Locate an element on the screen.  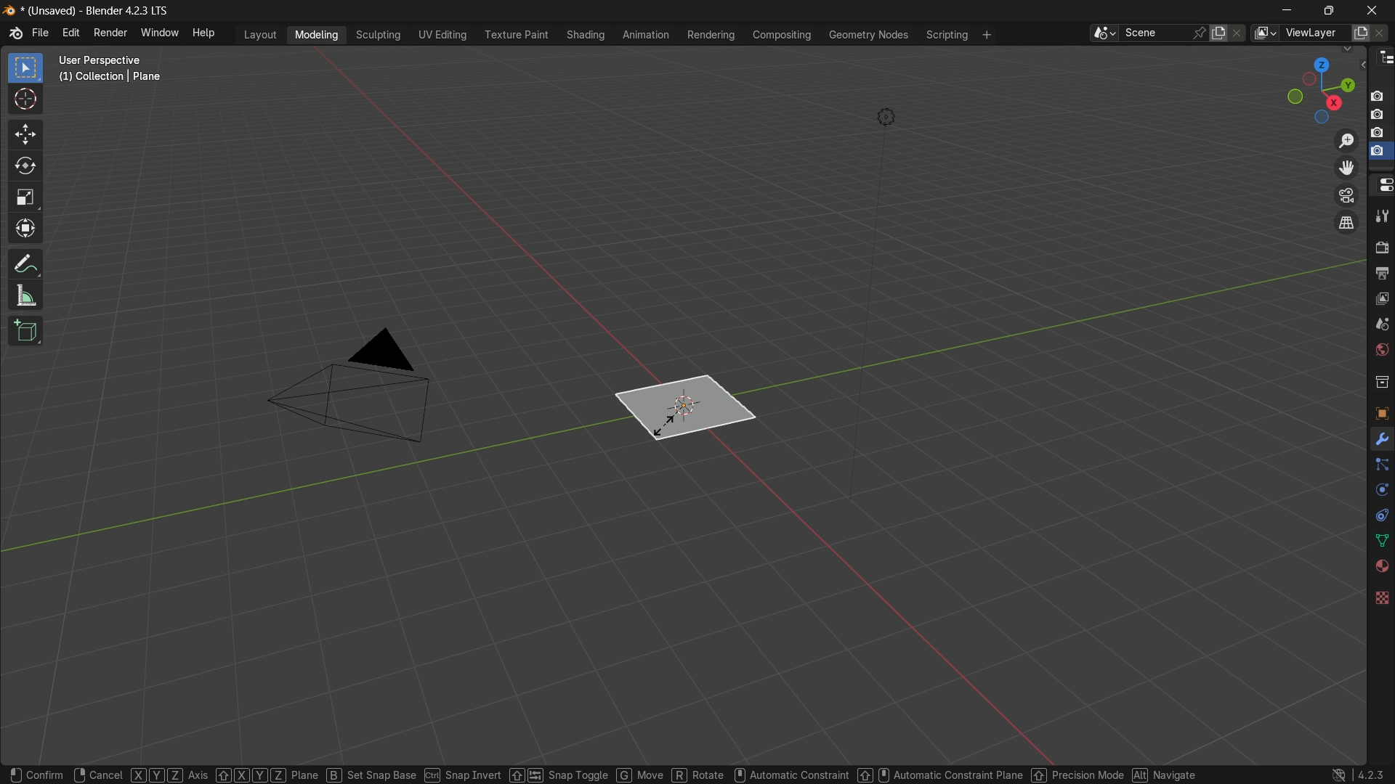
file menu is located at coordinates (41, 33).